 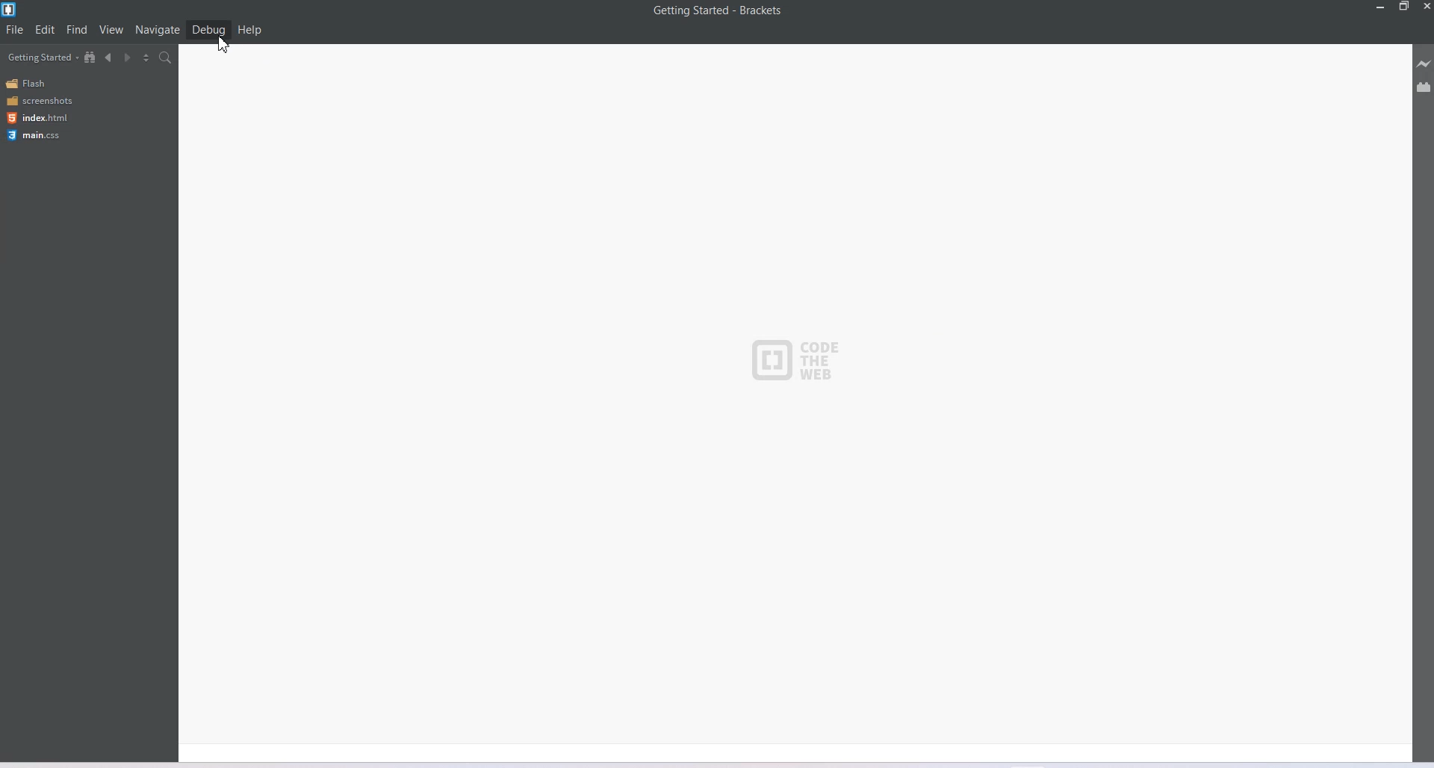 What do you see at coordinates (45, 30) in the screenshot?
I see `Edit` at bounding box center [45, 30].